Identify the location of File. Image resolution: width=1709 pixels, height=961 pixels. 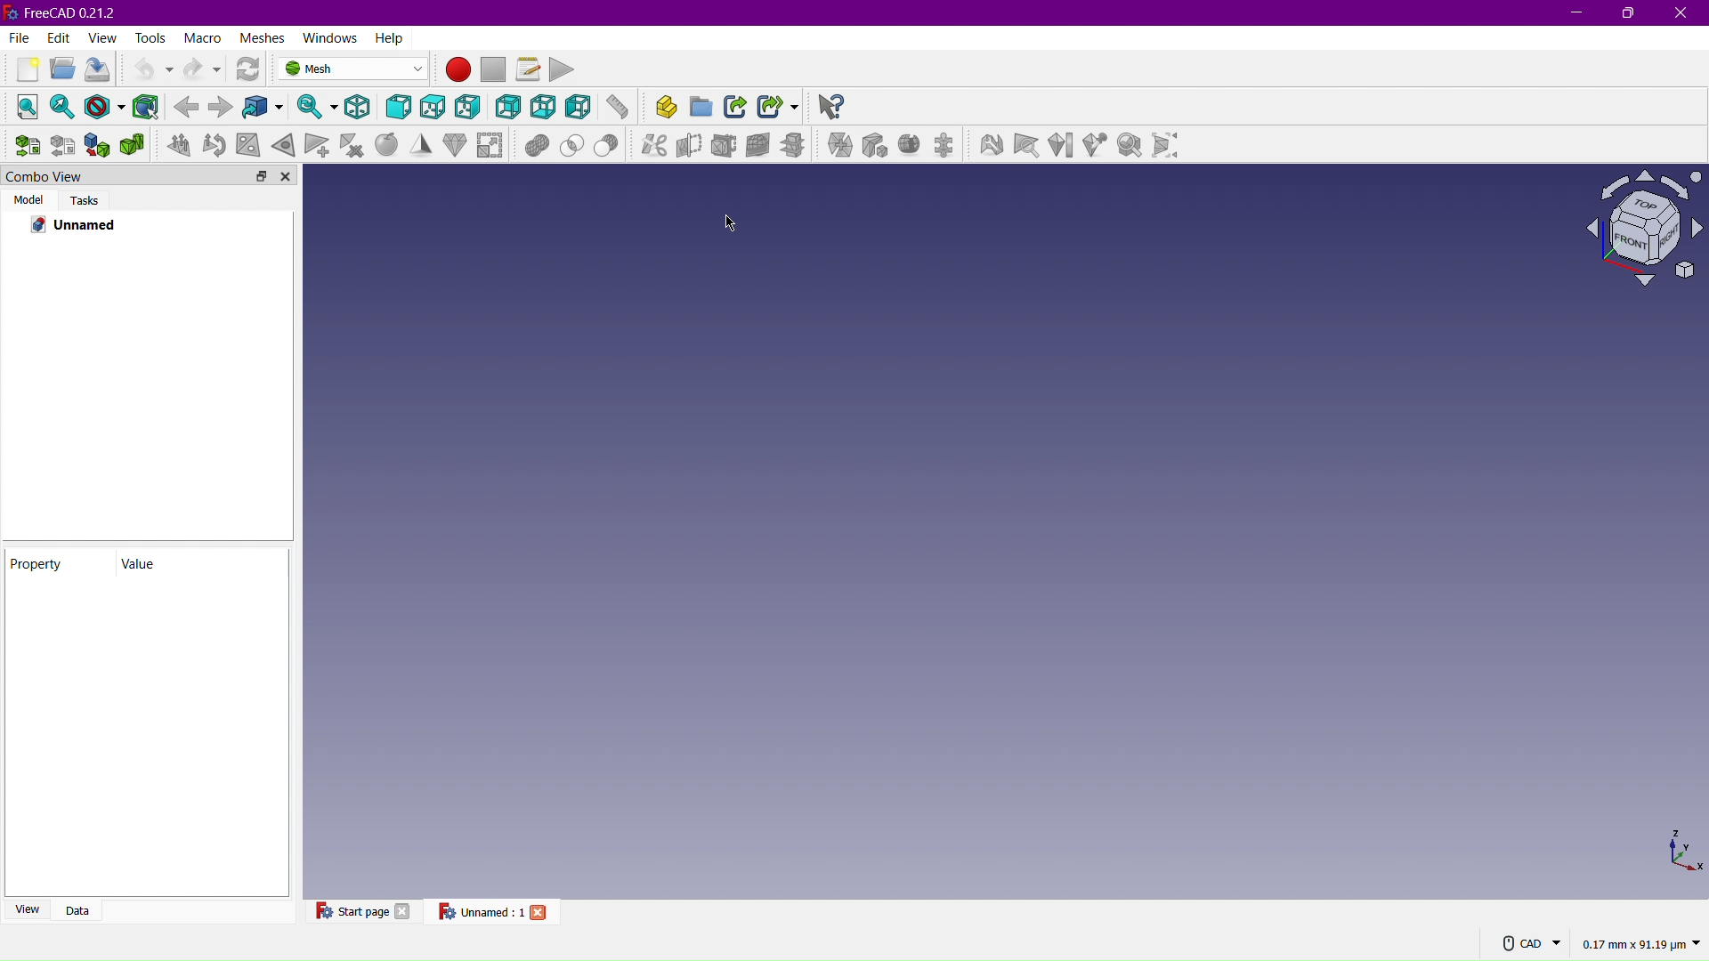
(17, 39).